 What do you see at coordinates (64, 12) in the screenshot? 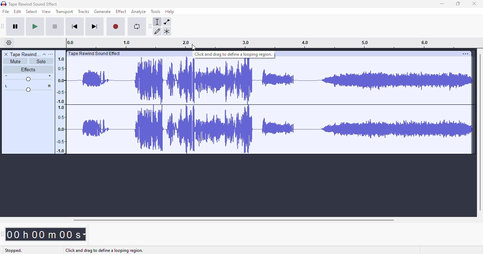
I see `transport` at bounding box center [64, 12].